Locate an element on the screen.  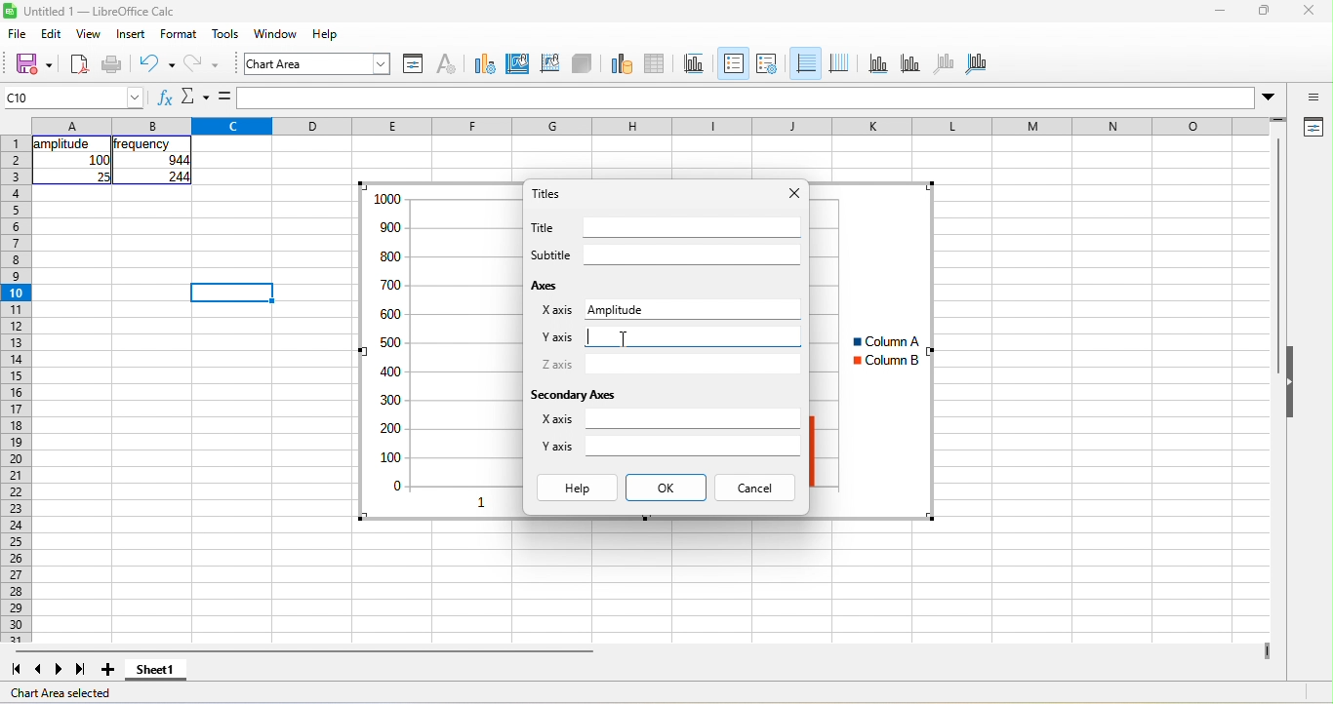
minimize is located at coordinates (1220, 10).